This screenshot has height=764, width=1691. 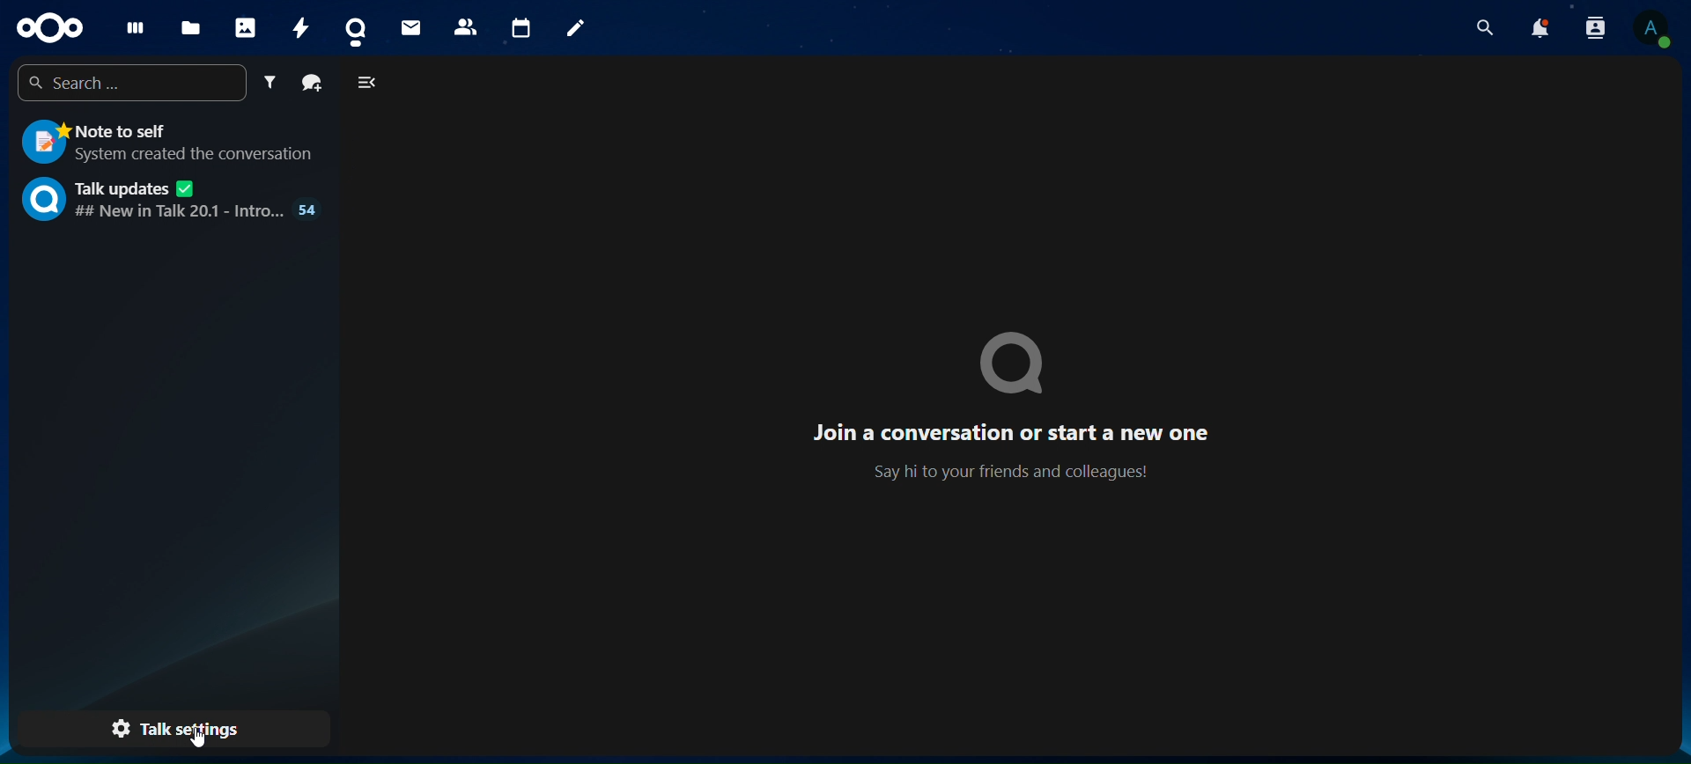 What do you see at coordinates (132, 26) in the screenshot?
I see `dashboard` at bounding box center [132, 26].